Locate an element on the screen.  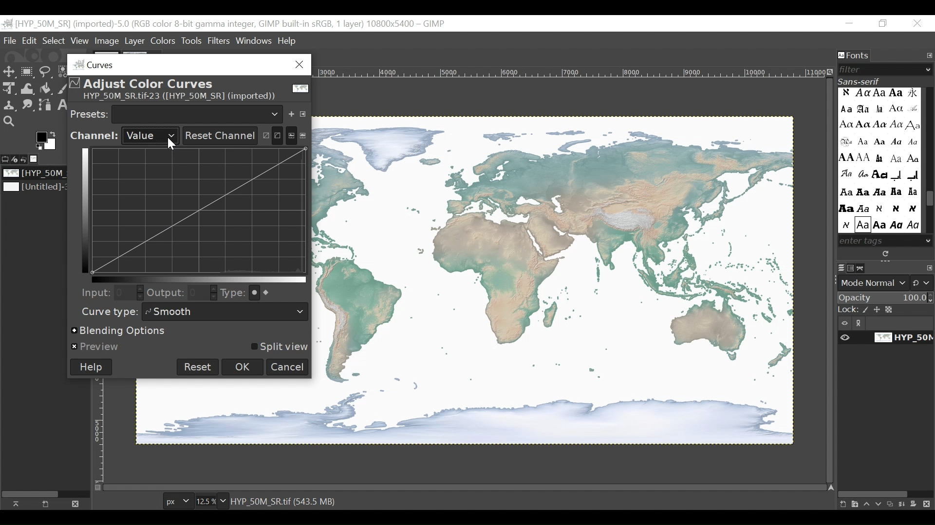
Histogram is located at coordinates (297, 135).